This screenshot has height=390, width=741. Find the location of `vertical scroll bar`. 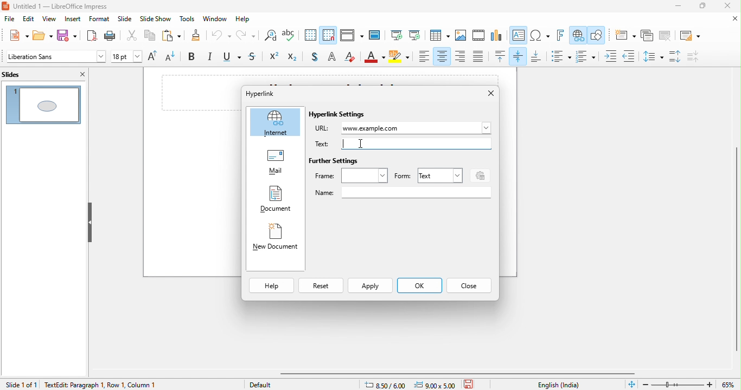

vertical scroll bar is located at coordinates (735, 243).